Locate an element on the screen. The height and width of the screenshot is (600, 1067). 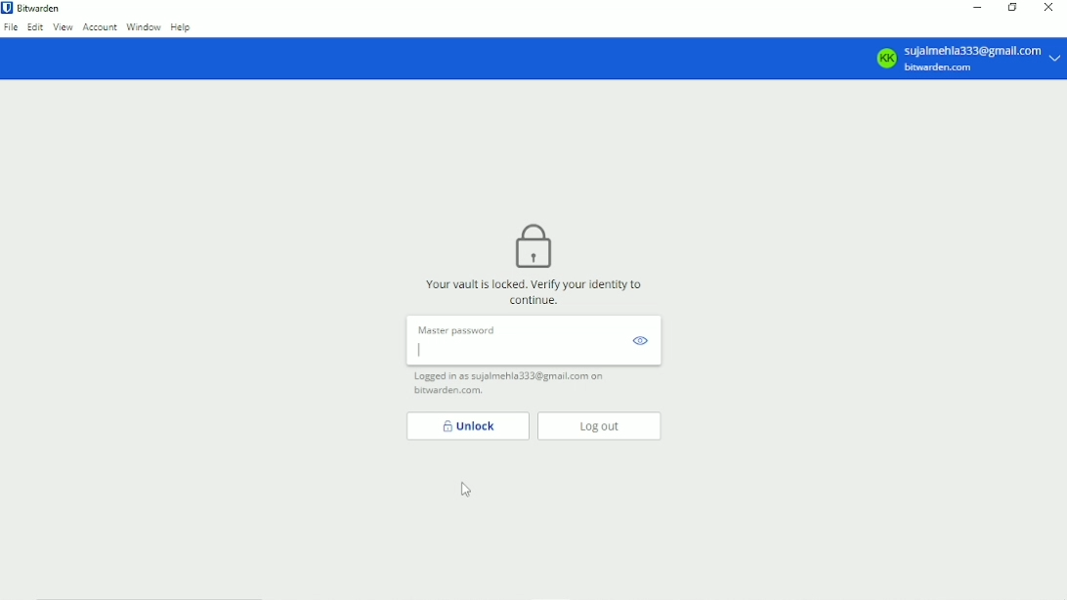
lock image is located at coordinates (533, 246).